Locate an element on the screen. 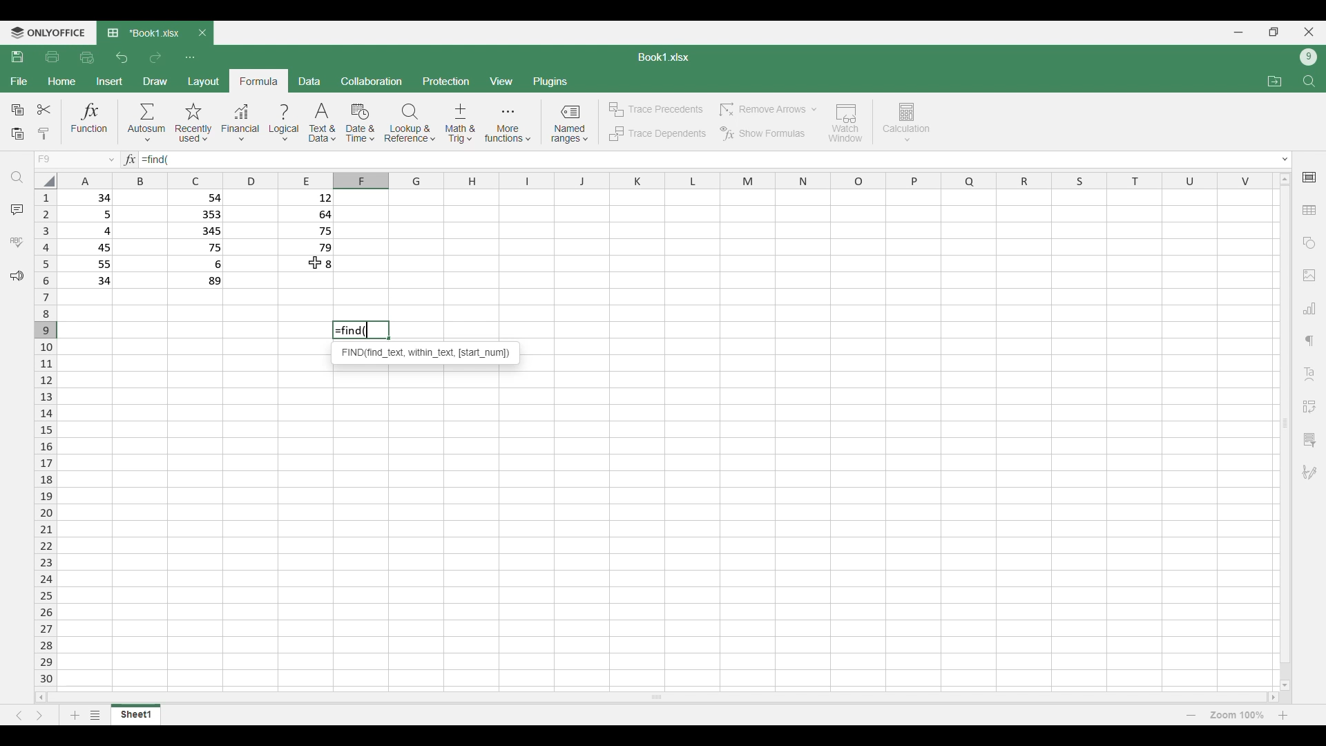 This screenshot has height=746, width=1326. Cut is located at coordinates (44, 109).